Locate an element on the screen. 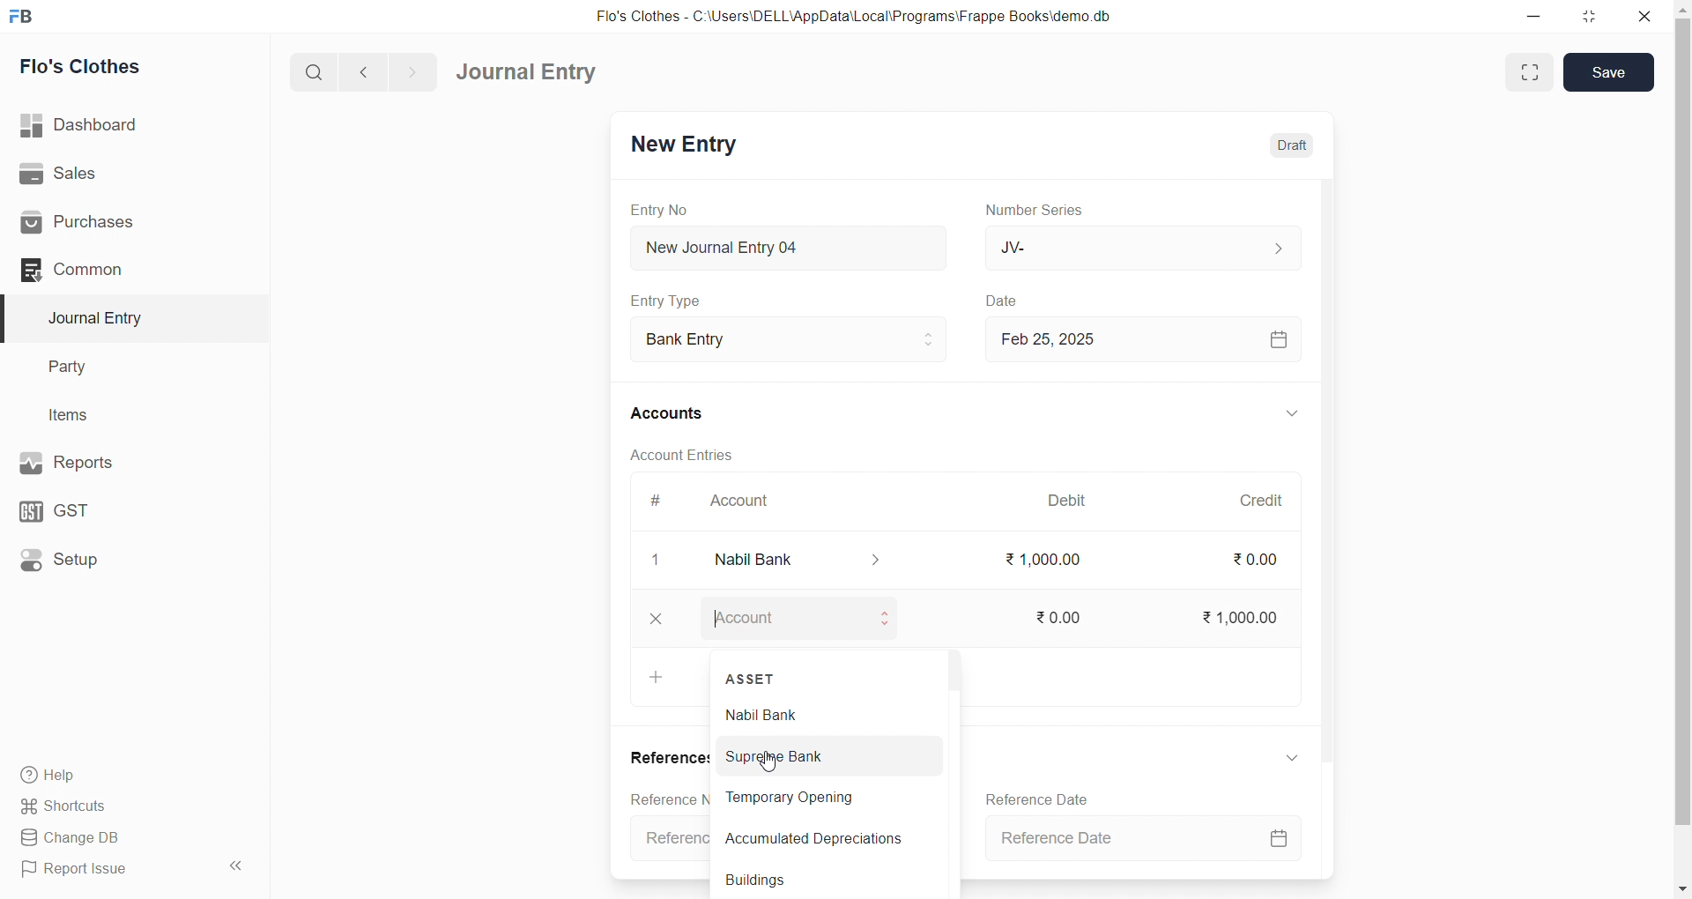 This screenshot has height=899, width=1692. search is located at coordinates (317, 71).